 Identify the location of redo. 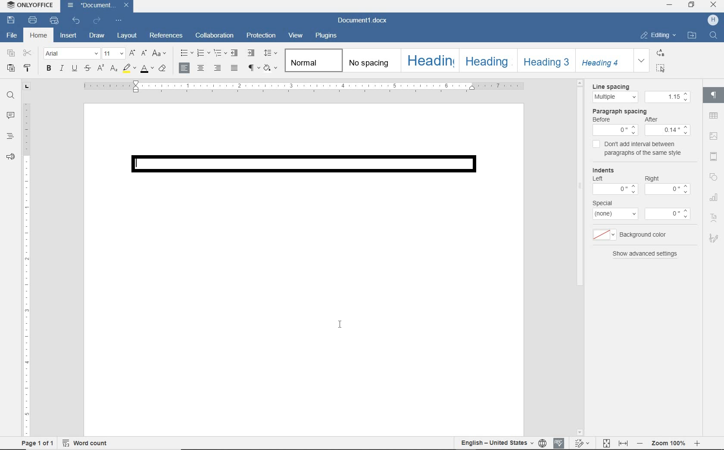
(97, 21).